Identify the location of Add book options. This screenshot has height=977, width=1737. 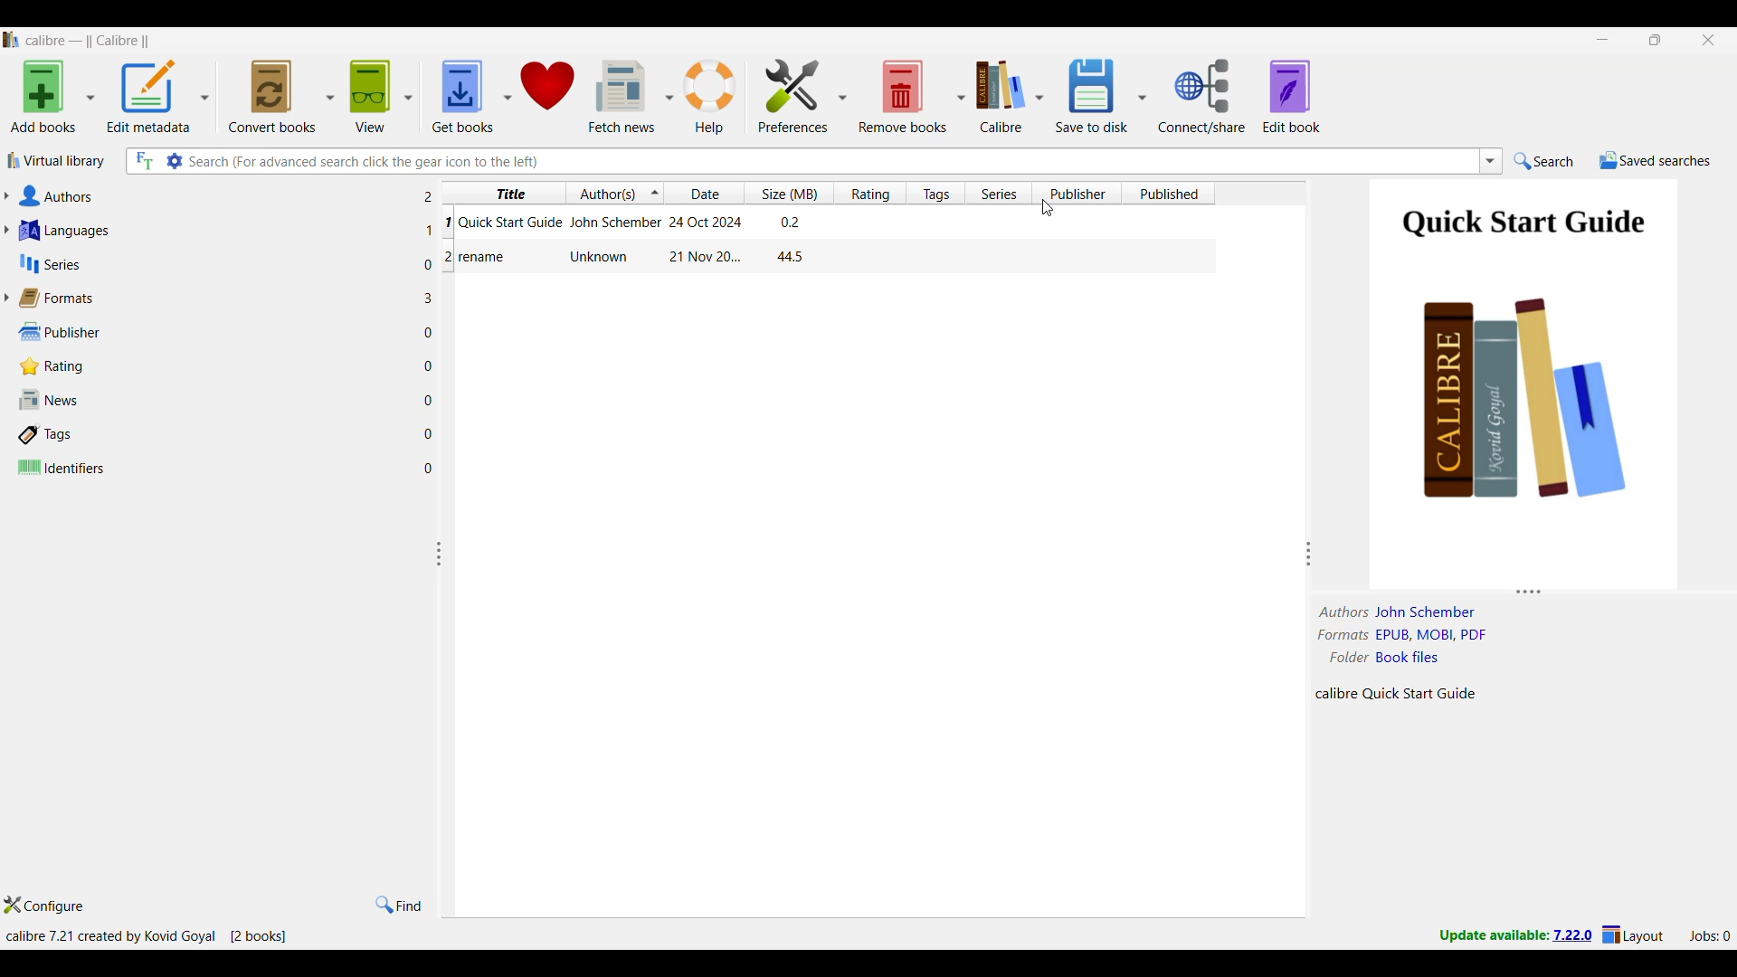
(53, 96).